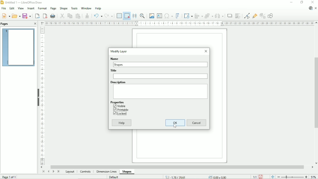  I want to click on Arrange, so click(209, 16).